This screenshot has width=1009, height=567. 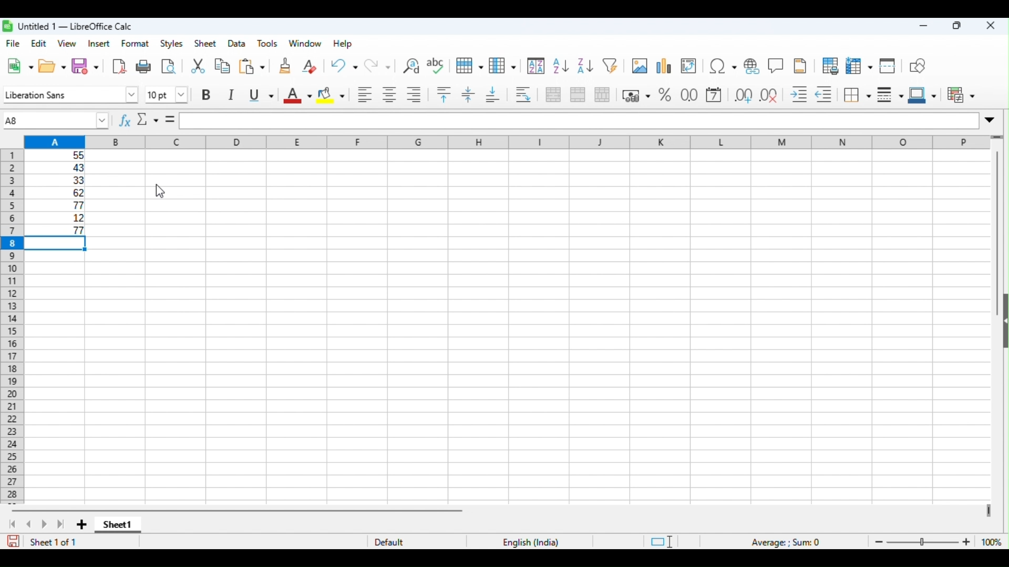 I want to click on filter, so click(x=611, y=66).